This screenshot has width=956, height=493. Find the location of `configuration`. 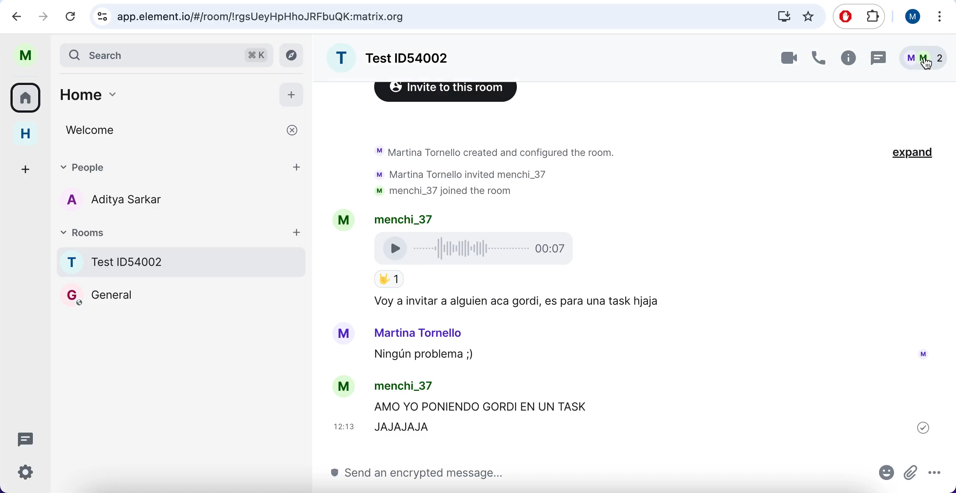

configuration is located at coordinates (28, 474).